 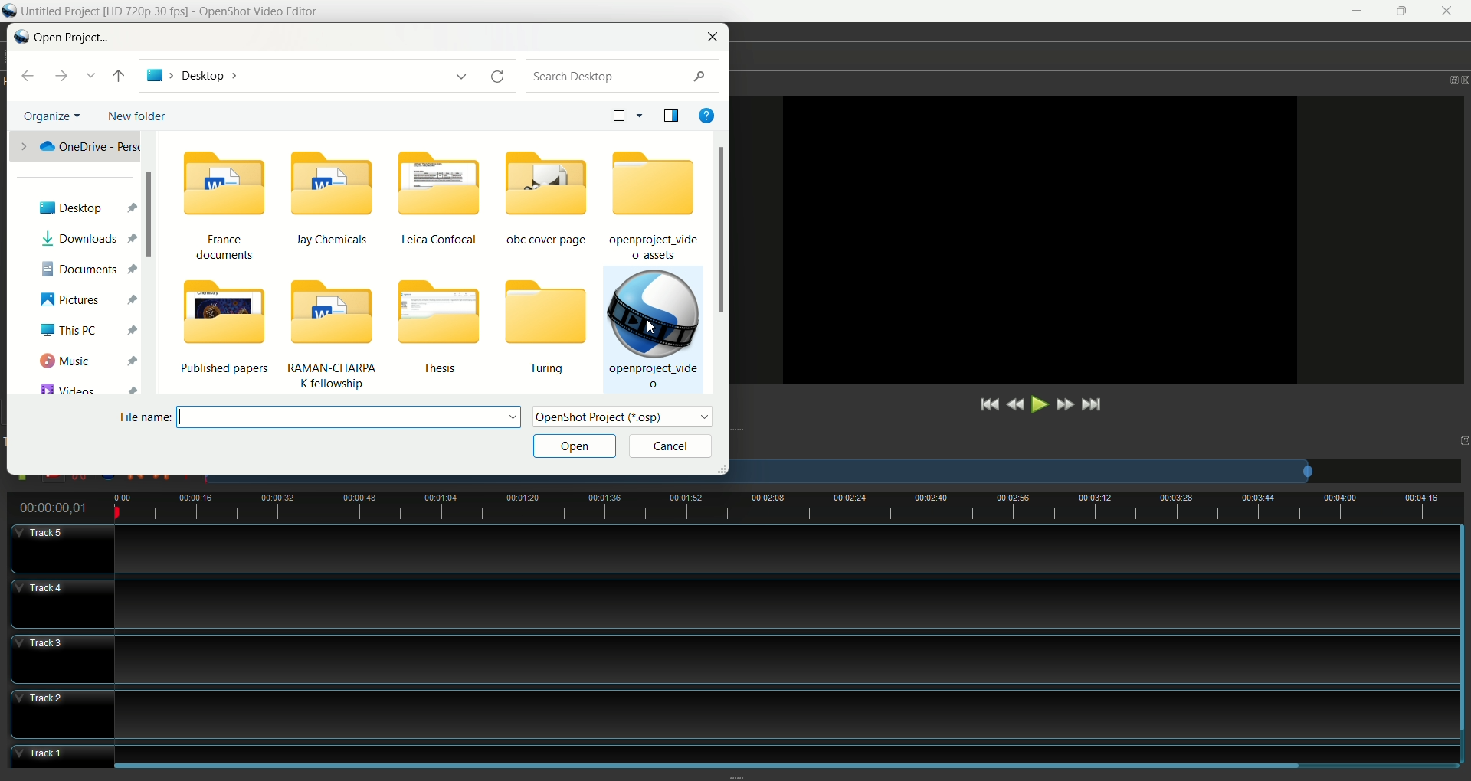 What do you see at coordinates (11, 11) in the screenshot?
I see `logo` at bounding box center [11, 11].